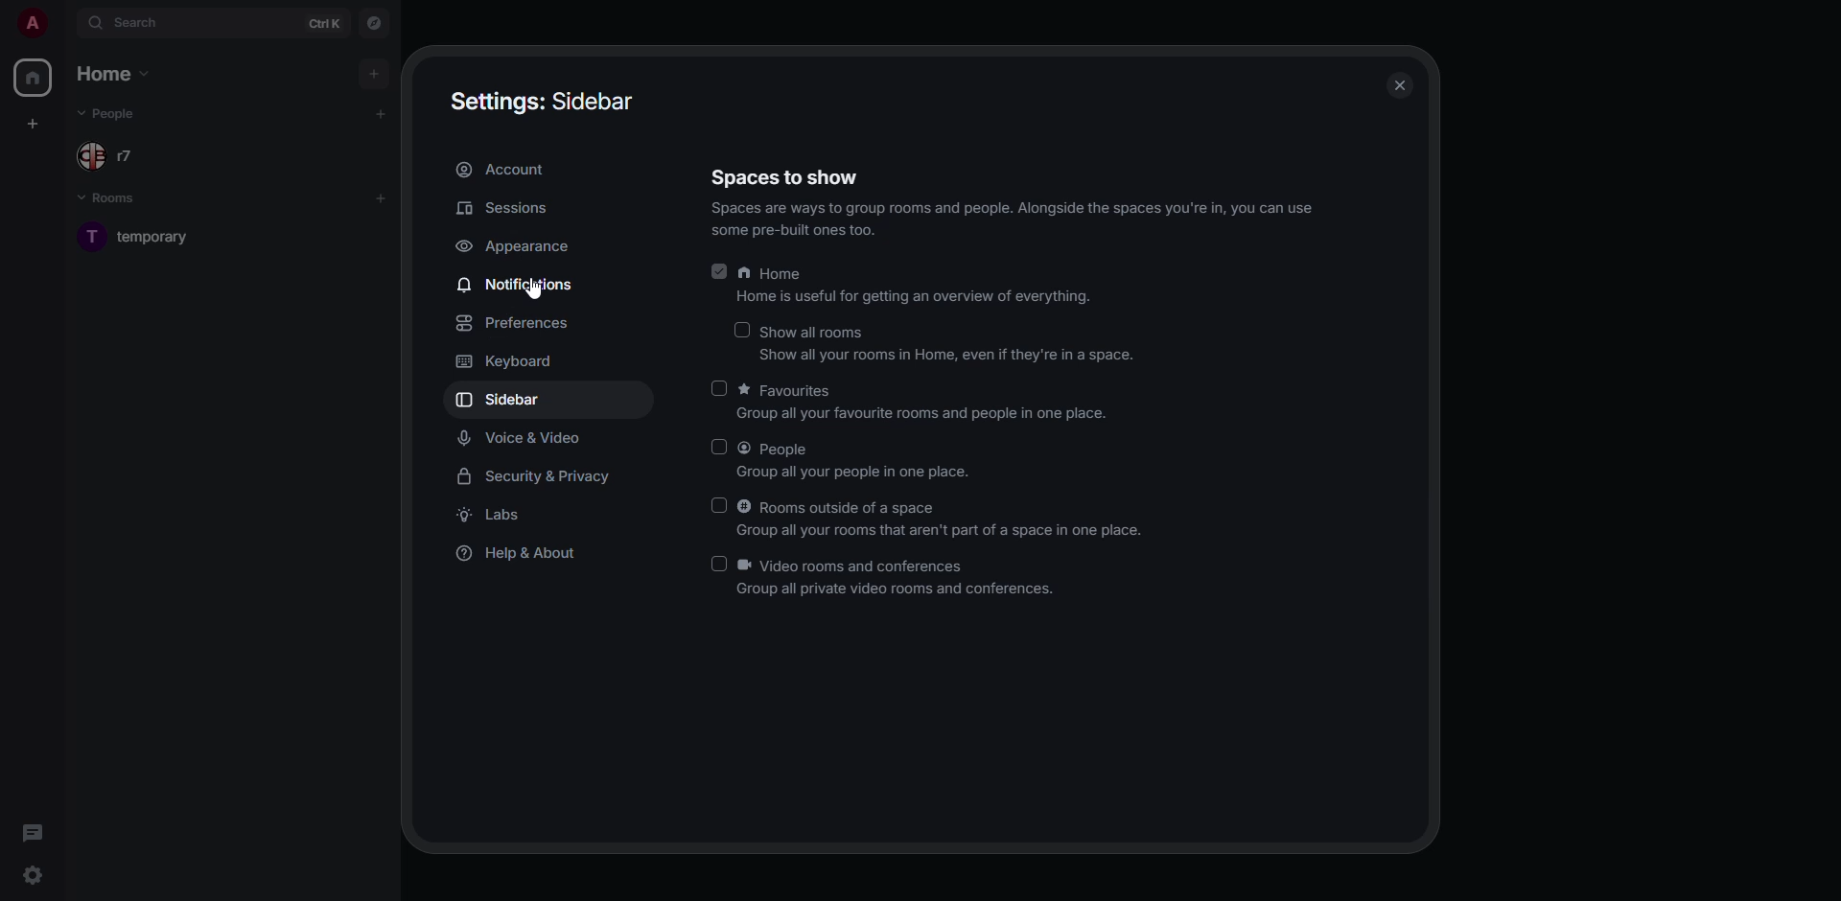 The image size is (1841, 901). What do you see at coordinates (520, 557) in the screenshot?
I see `help & about` at bounding box center [520, 557].